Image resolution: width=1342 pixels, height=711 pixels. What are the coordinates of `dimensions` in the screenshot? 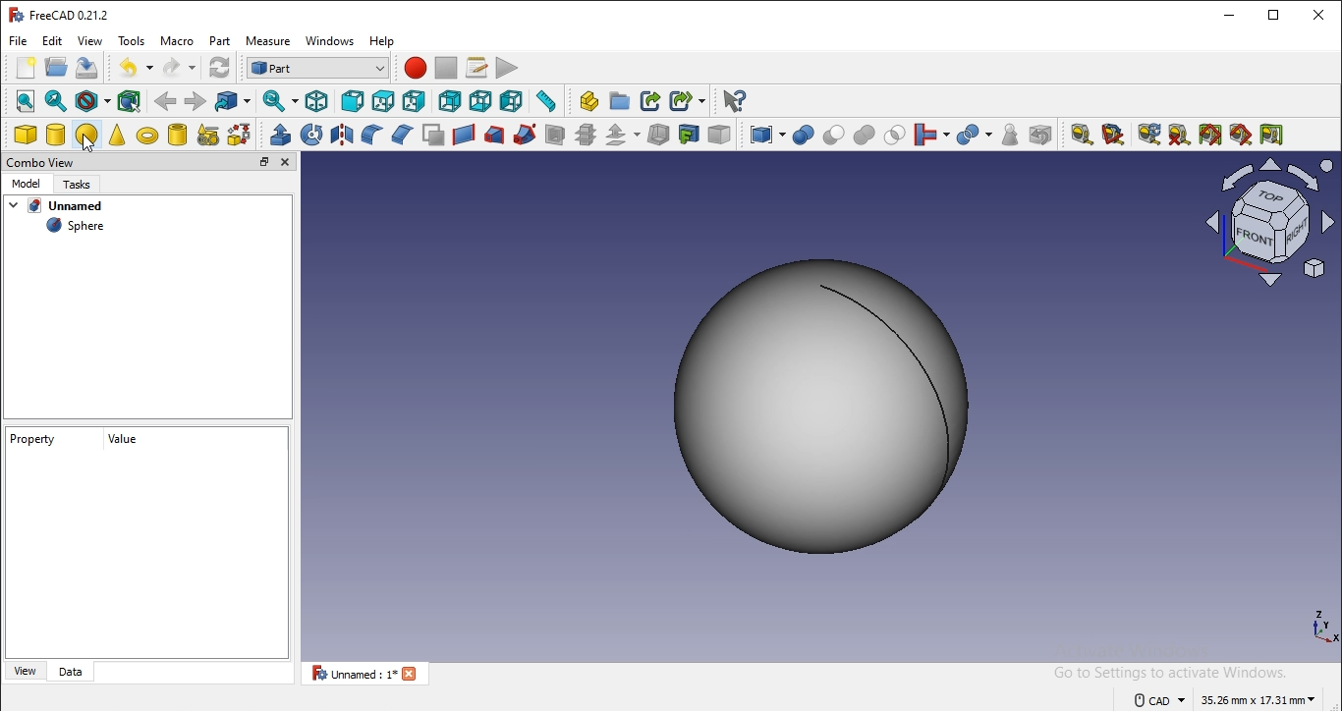 It's located at (1224, 697).